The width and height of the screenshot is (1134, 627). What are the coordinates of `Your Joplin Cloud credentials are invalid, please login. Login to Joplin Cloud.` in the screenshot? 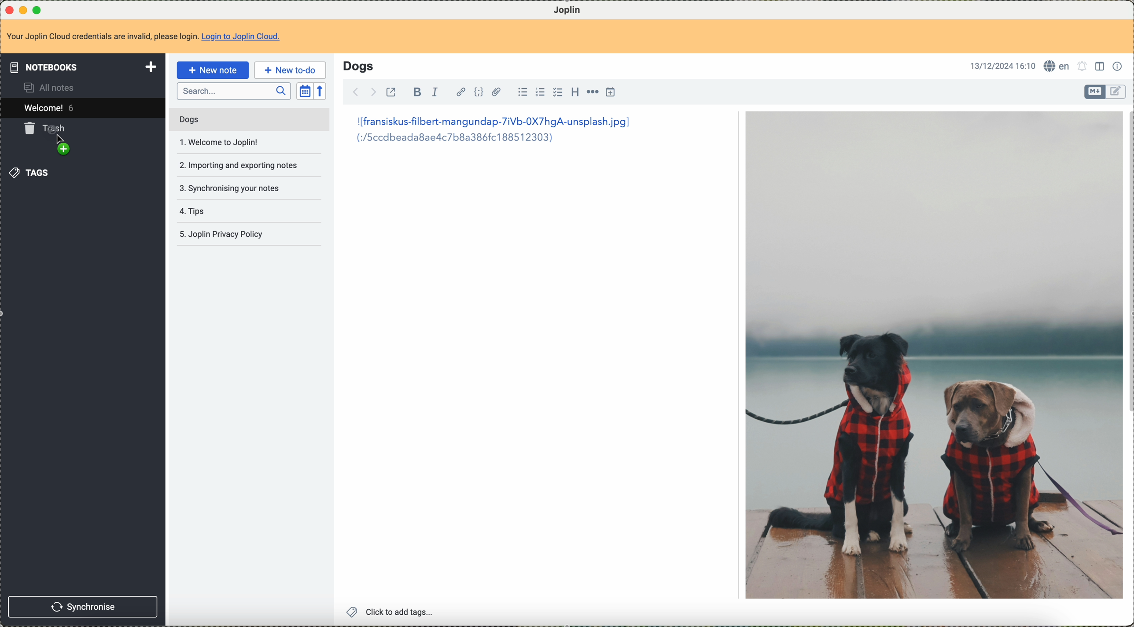 It's located at (152, 36).